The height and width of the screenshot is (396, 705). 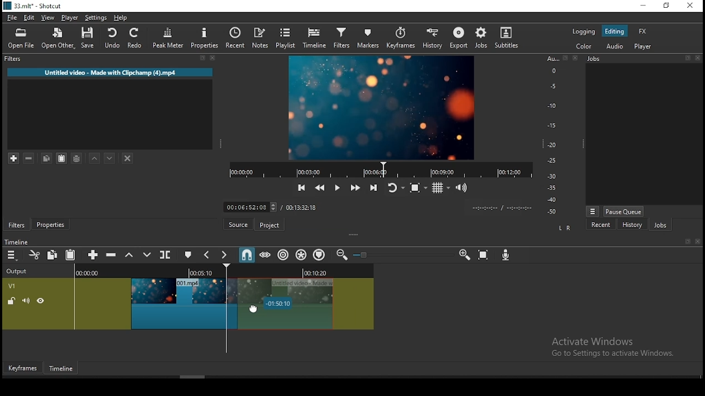 I want to click on time format, so click(x=502, y=207).